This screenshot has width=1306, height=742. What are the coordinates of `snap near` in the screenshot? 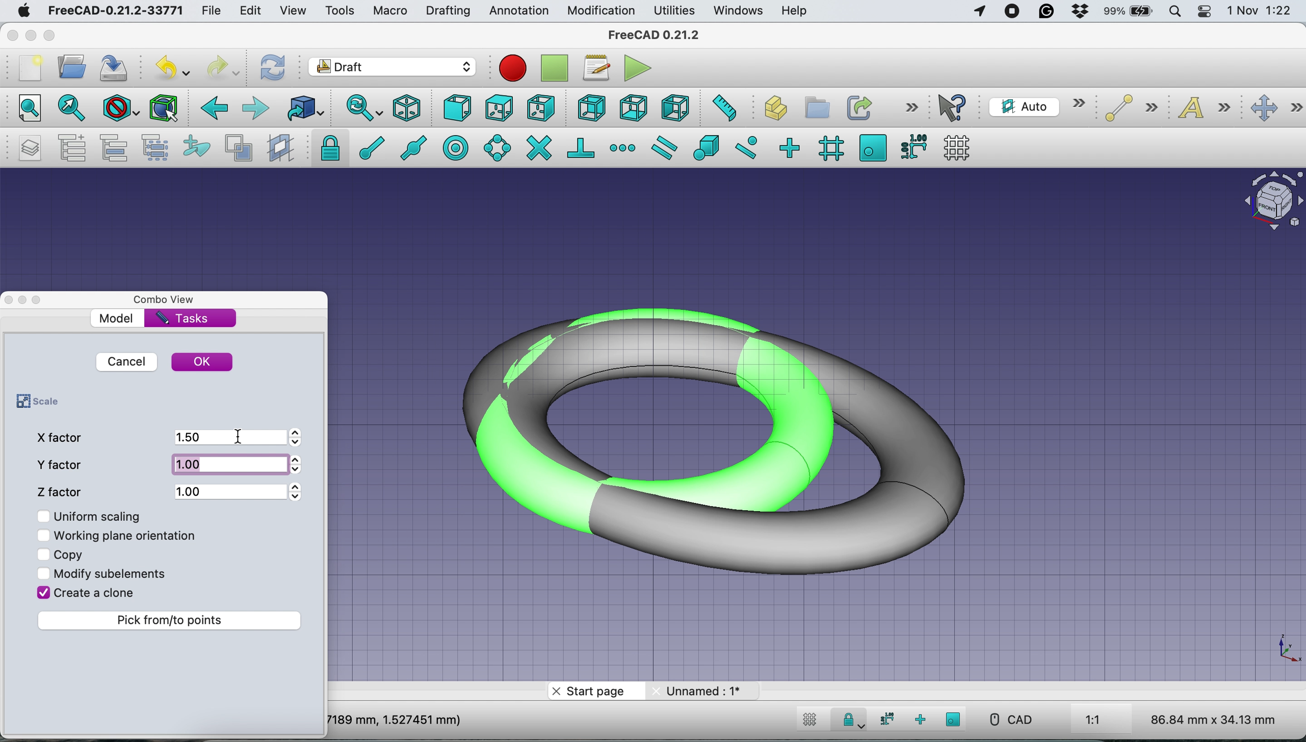 It's located at (747, 147).